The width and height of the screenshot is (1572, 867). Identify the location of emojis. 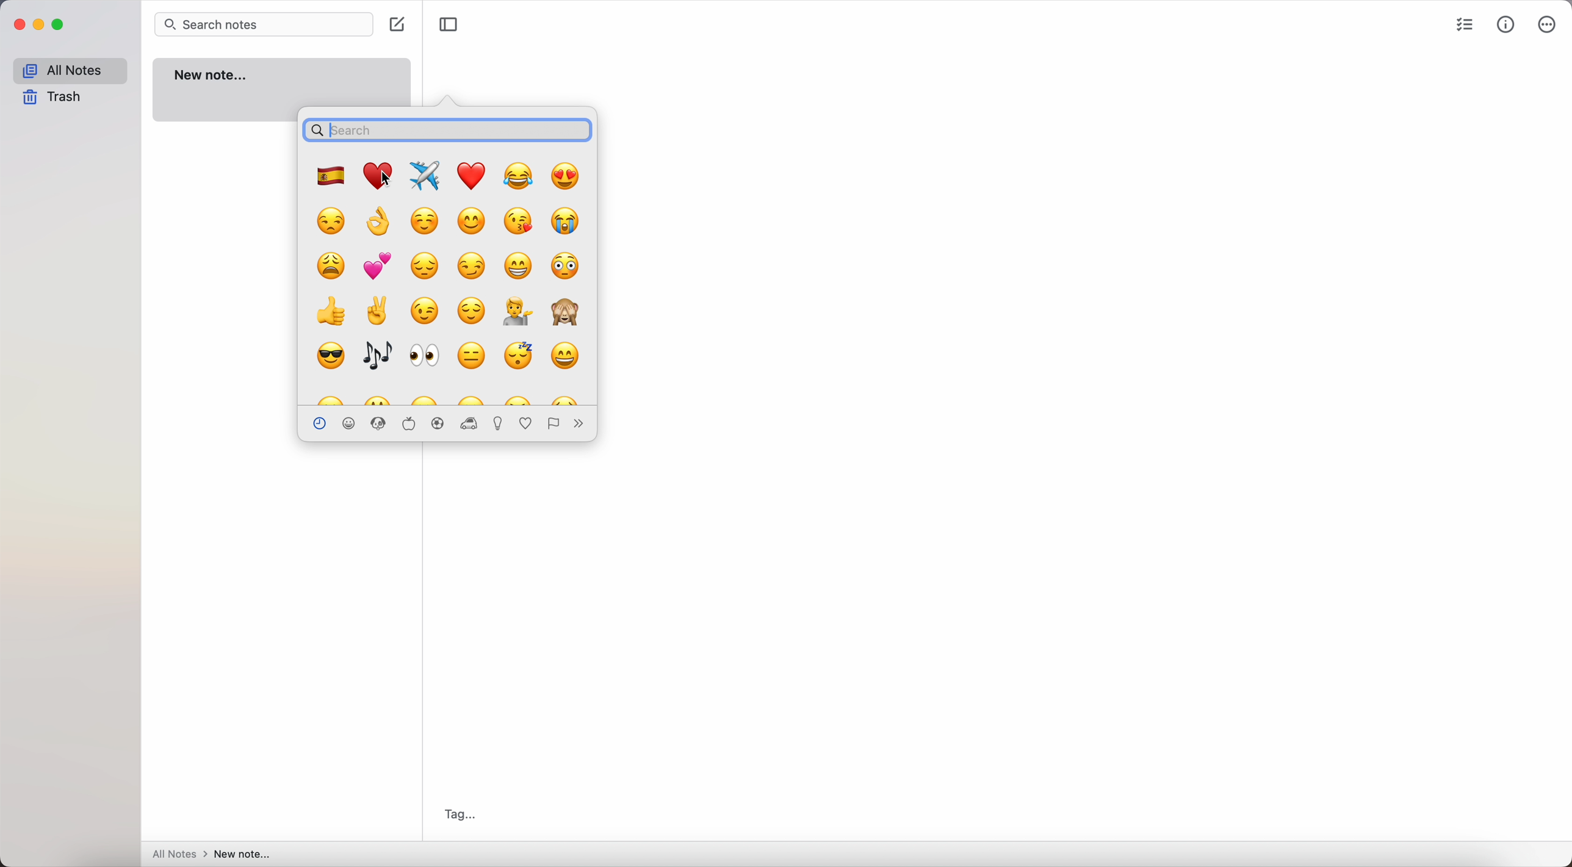
(378, 422).